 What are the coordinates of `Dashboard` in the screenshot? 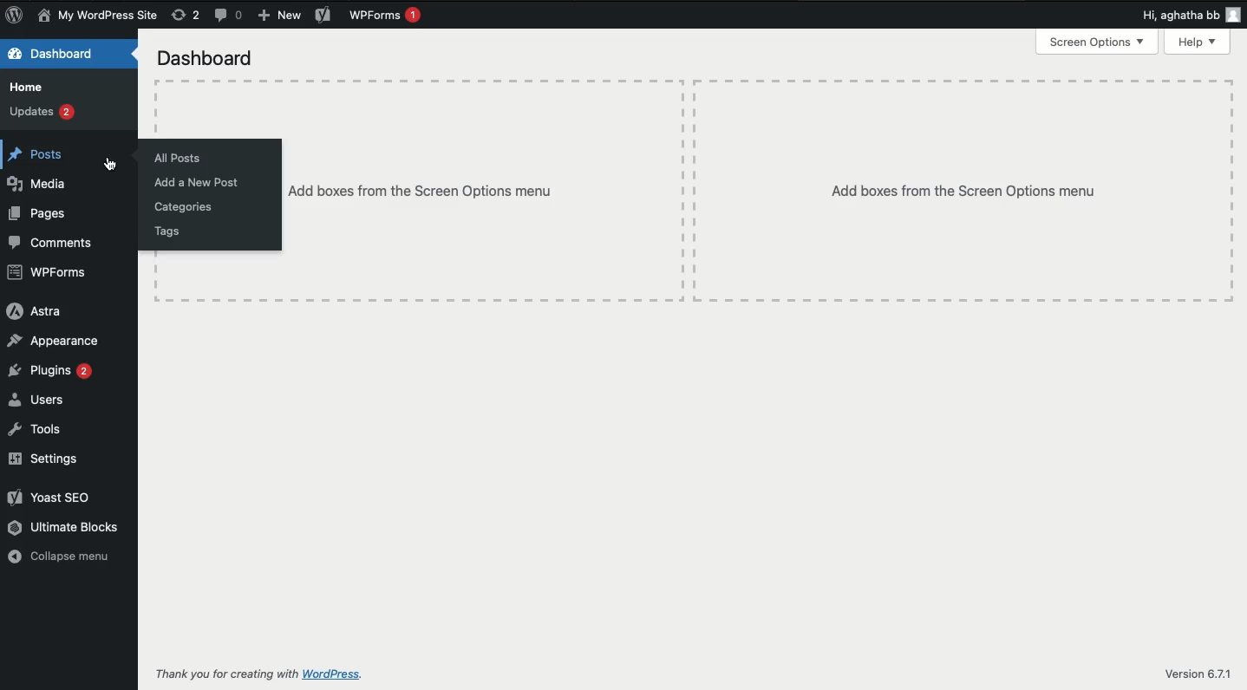 It's located at (53, 55).